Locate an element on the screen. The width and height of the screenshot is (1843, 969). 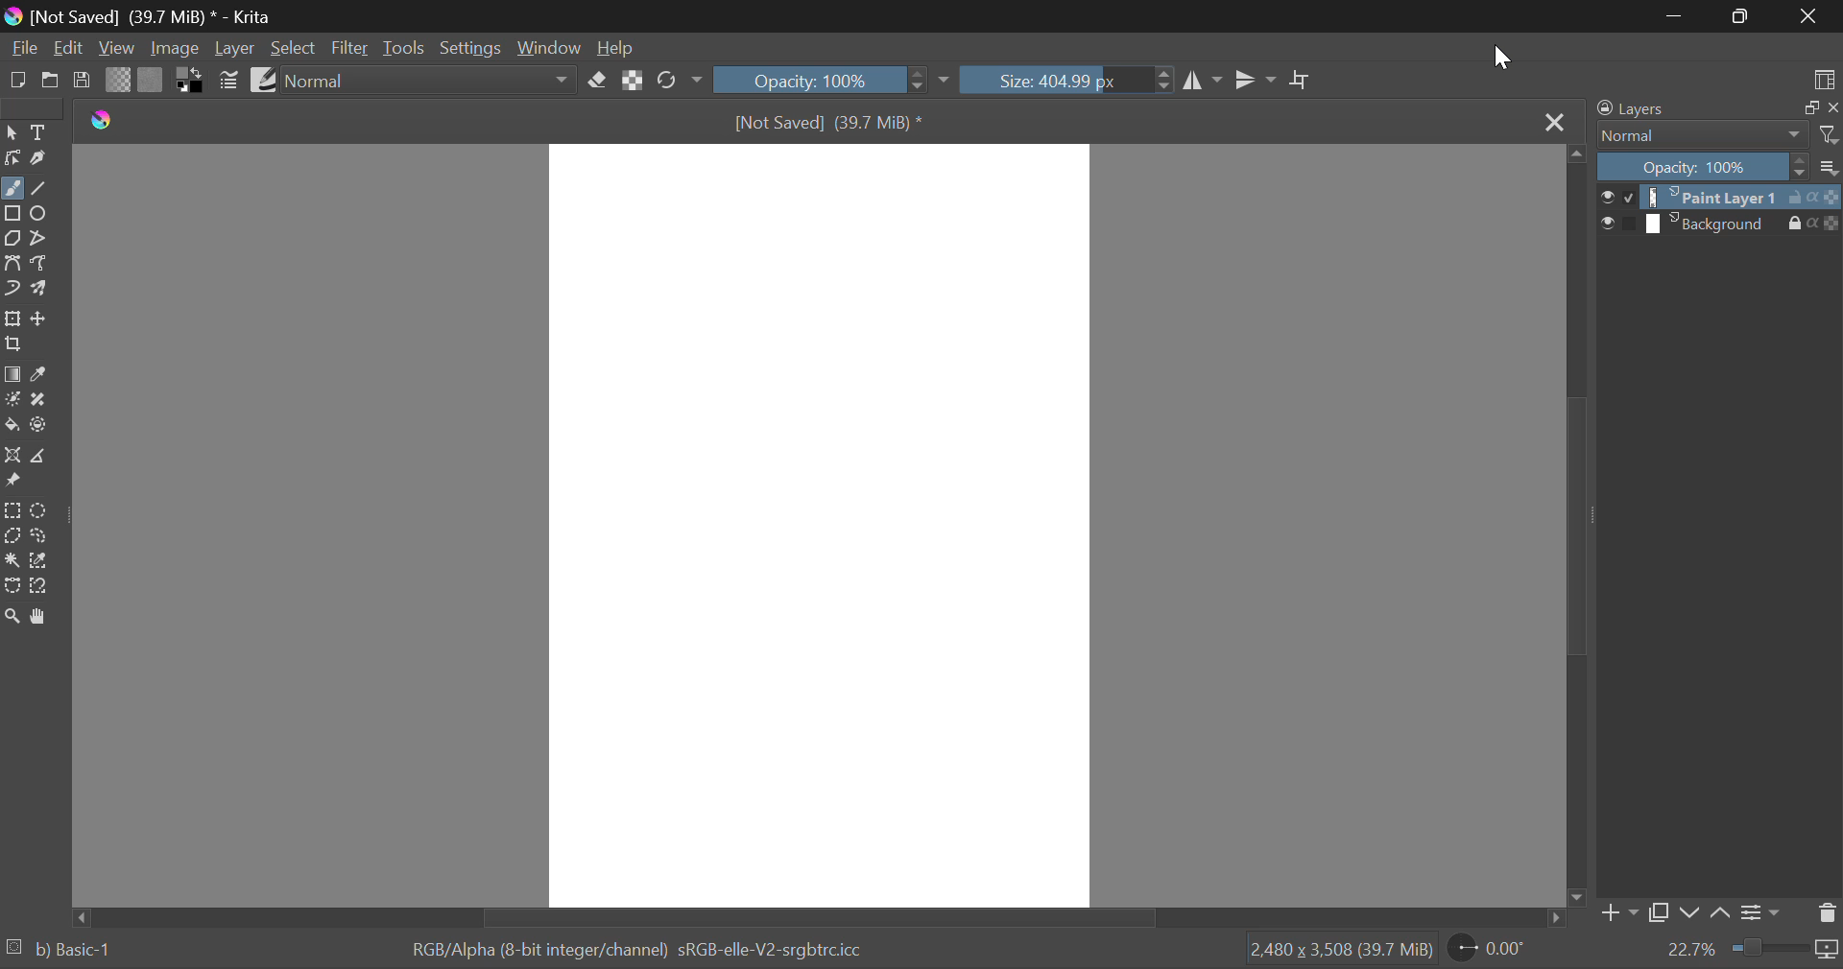
Move Layer Down is located at coordinates (1689, 913).